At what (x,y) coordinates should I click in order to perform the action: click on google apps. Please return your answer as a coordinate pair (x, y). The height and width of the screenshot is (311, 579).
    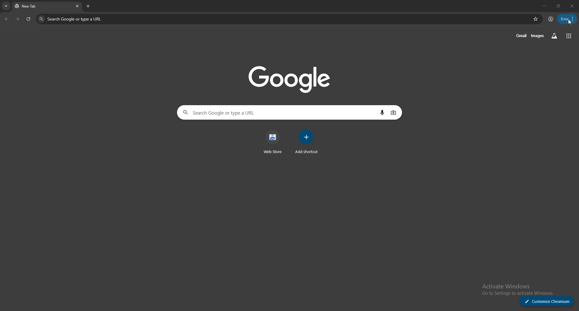
    Looking at the image, I should click on (568, 36).